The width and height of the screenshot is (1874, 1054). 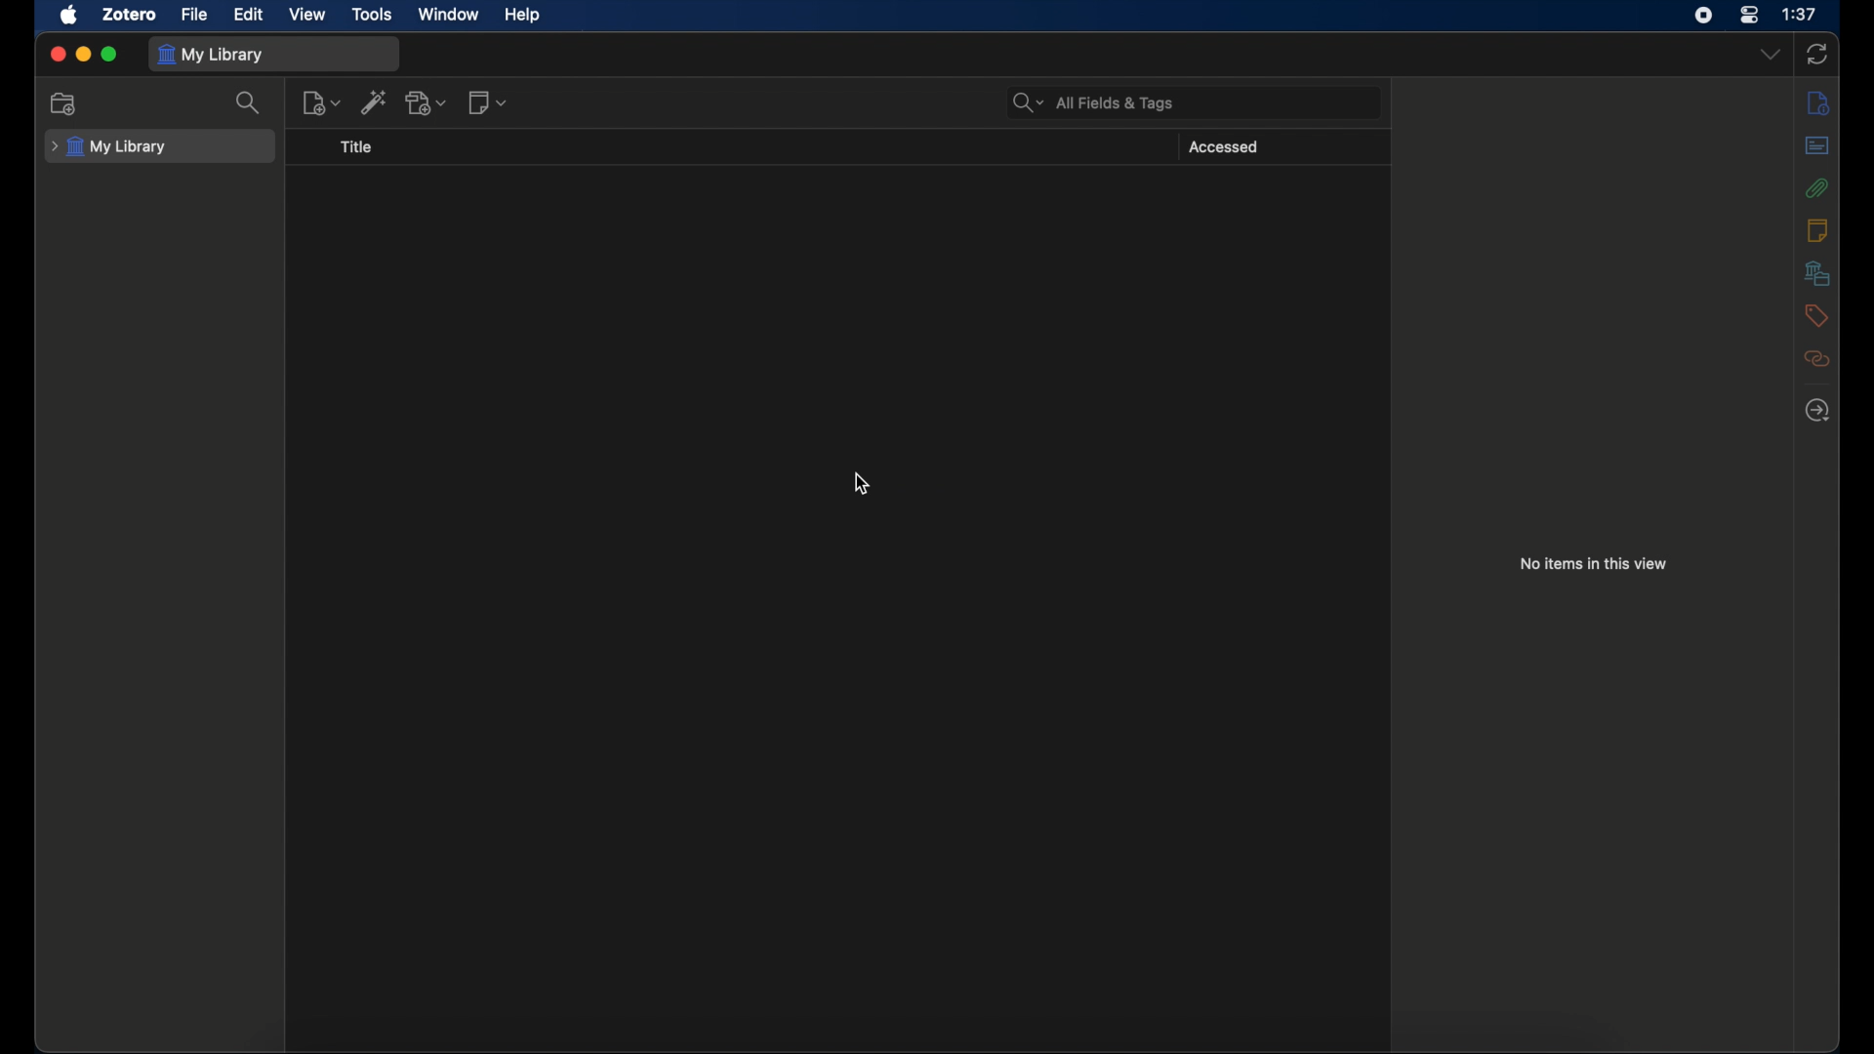 I want to click on add attachments, so click(x=428, y=104).